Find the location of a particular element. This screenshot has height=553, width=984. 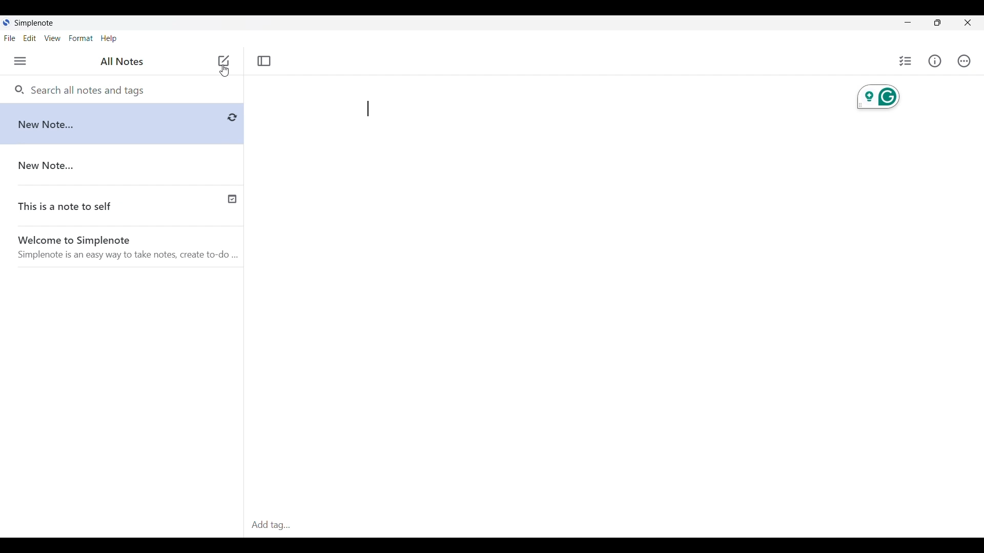

Format menu is located at coordinates (80, 38).